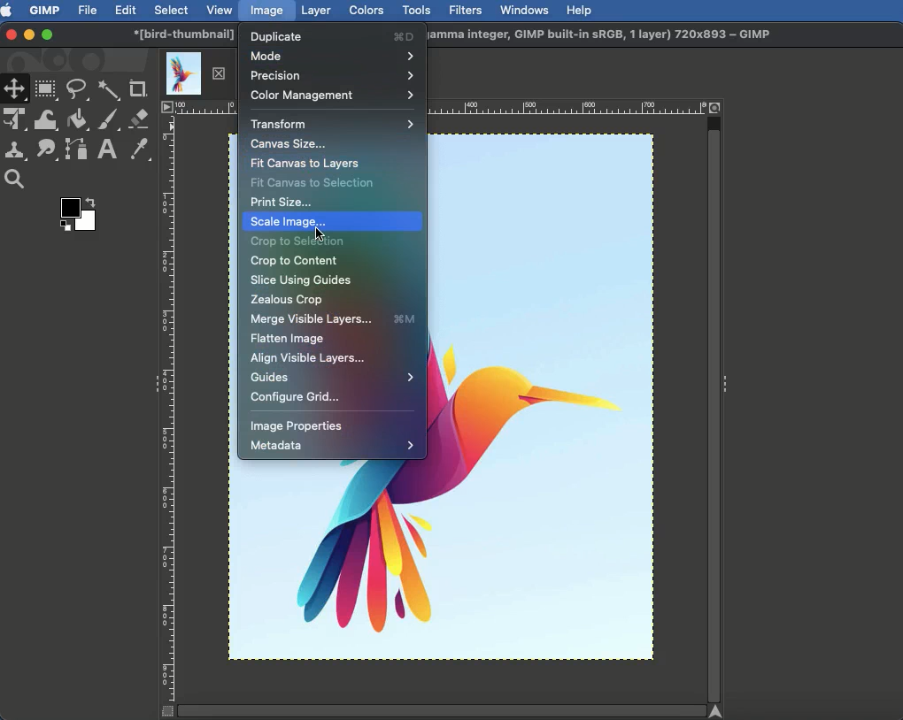 This screenshot has width=903, height=720. Describe the element at coordinates (581, 11) in the screenshot. I see `Help` at that location.